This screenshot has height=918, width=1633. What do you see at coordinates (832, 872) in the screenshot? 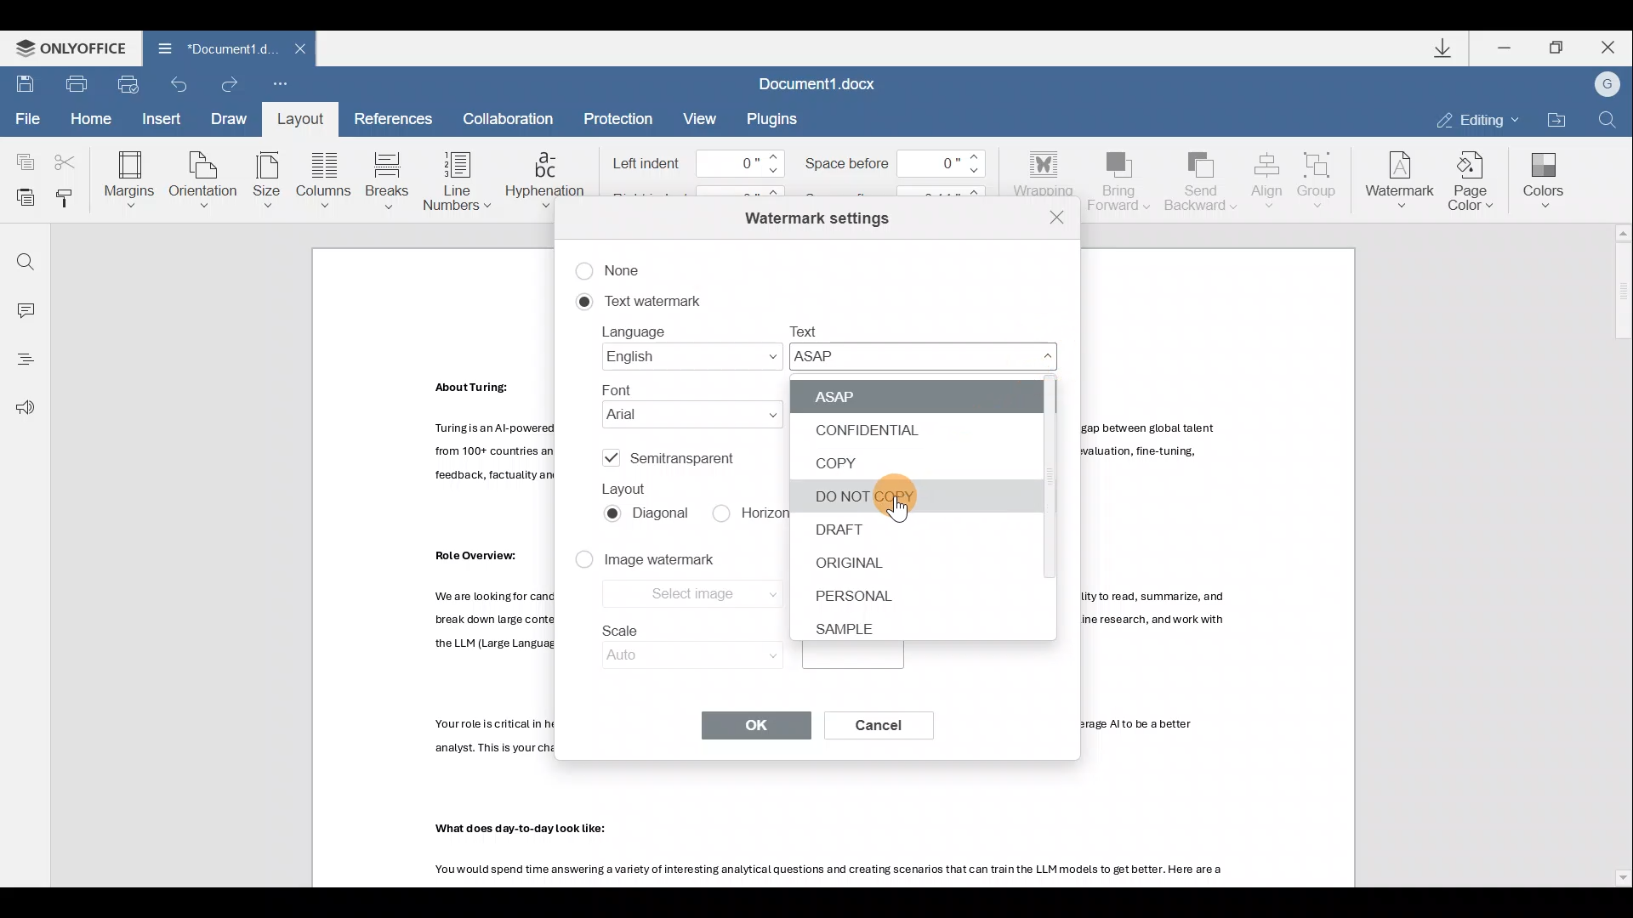
I see `` at bounding box center [832, 872].